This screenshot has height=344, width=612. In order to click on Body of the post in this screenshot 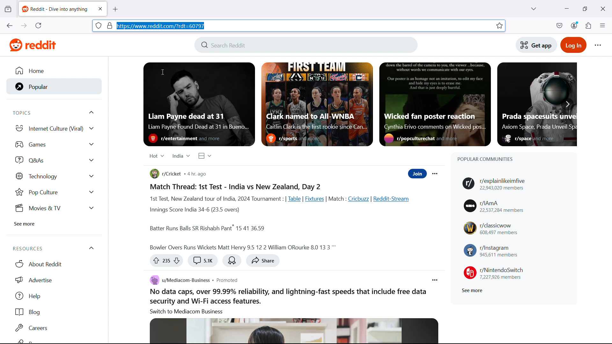, I will do `click(283, 217)`.